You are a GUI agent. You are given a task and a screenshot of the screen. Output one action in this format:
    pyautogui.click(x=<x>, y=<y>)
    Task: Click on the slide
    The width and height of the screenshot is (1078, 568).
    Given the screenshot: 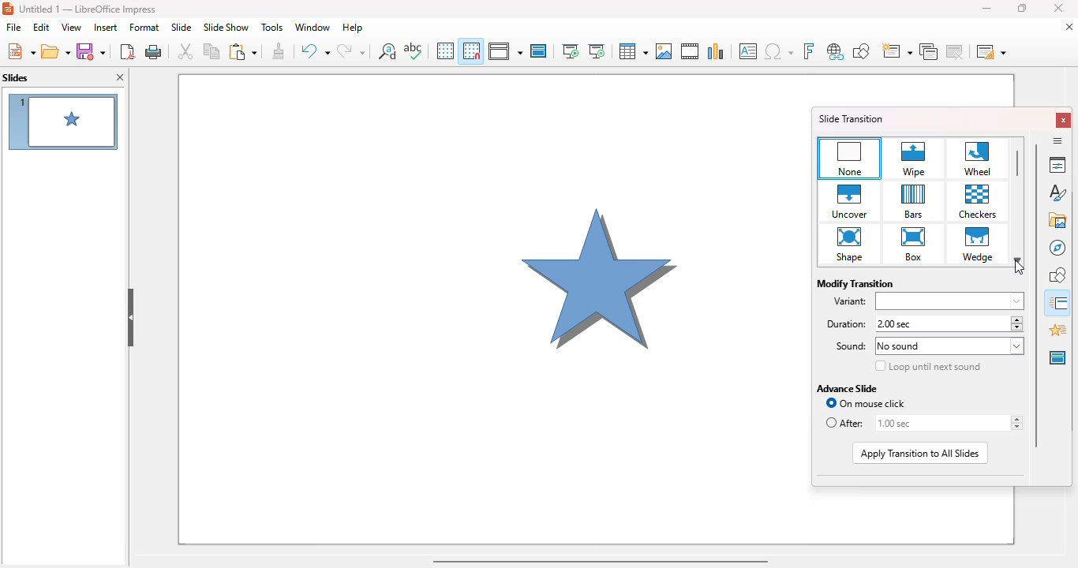 What is the action you would take?
    pyautogui.click(x=181, y=28)
    